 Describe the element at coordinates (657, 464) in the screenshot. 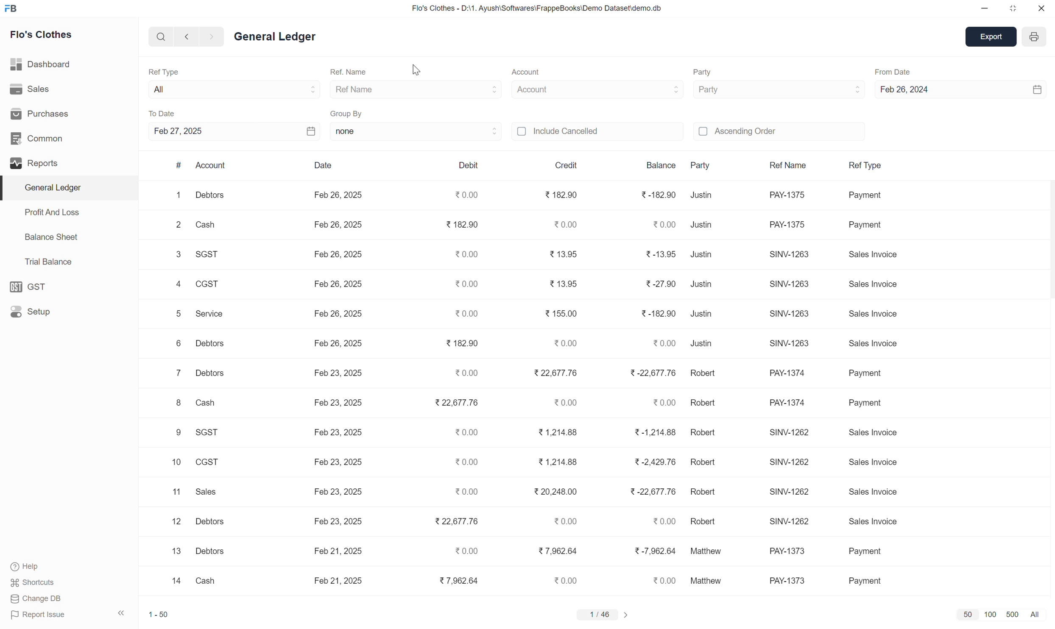

I see `-2,429.76` at that location.